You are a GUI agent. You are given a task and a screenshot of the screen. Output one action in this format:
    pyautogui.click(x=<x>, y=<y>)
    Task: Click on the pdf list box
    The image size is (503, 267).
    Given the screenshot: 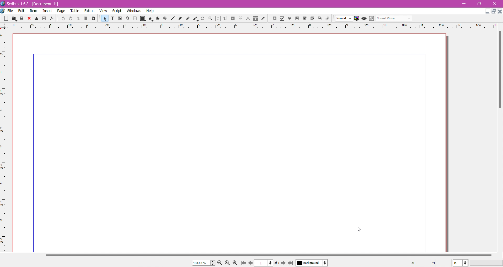 What is the action you would take?
    pyautogui.click(x=313, y=19)
    